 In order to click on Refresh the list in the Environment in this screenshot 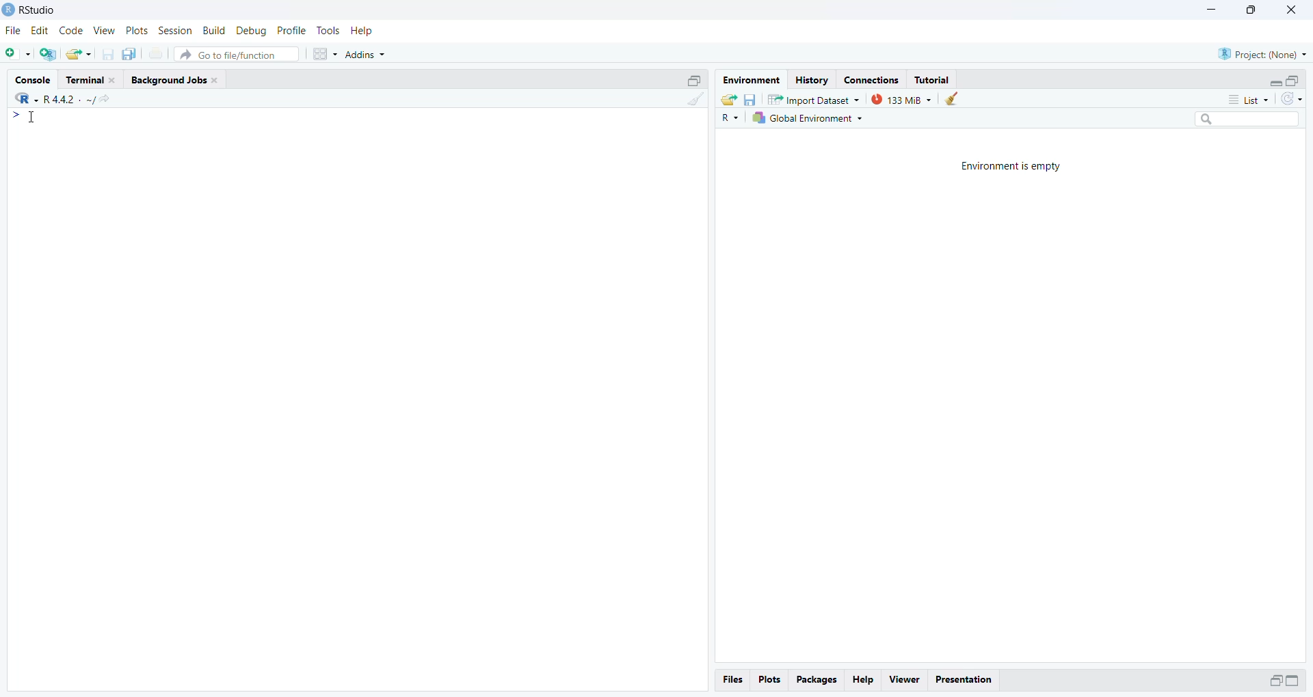, I will do `click(1292, 100)`.